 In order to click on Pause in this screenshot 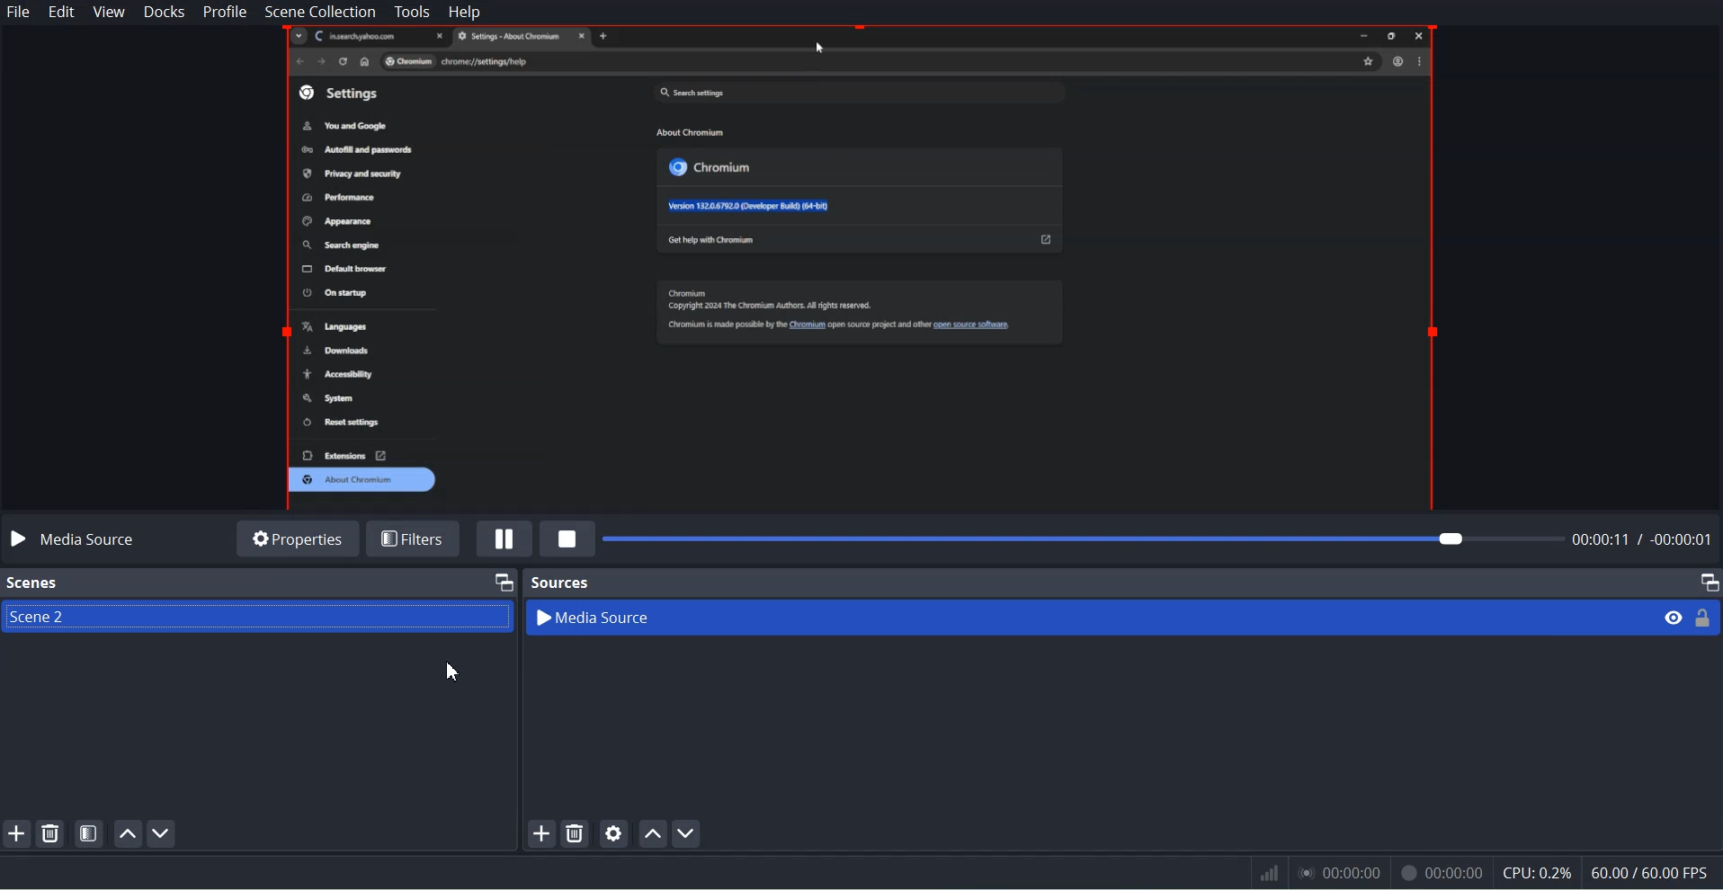, I will do `click(504, 539)`.